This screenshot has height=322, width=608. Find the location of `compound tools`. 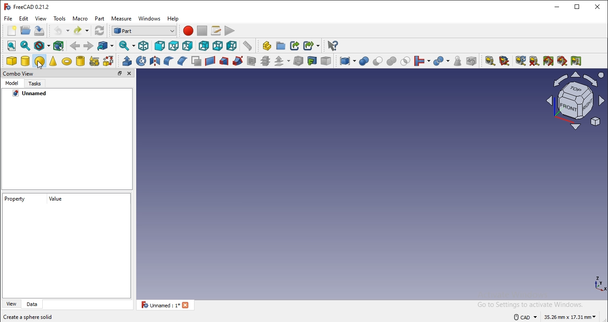

compound tools is located at coordinates (345, 61).